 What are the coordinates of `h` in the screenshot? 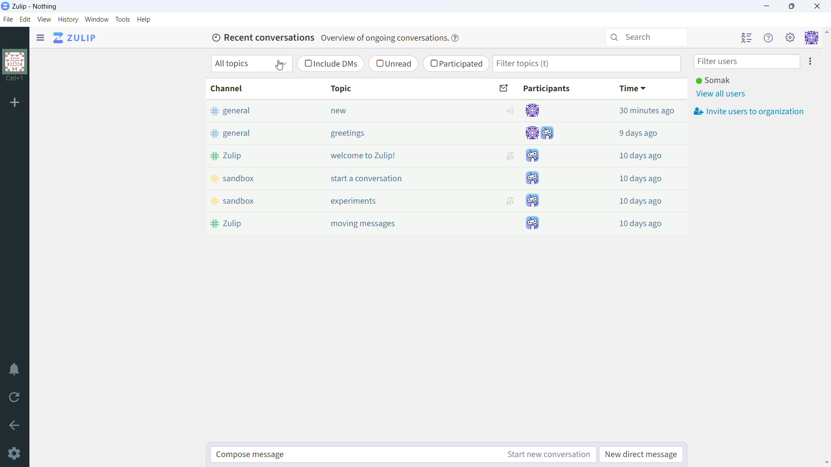 It's located at (144, 19).